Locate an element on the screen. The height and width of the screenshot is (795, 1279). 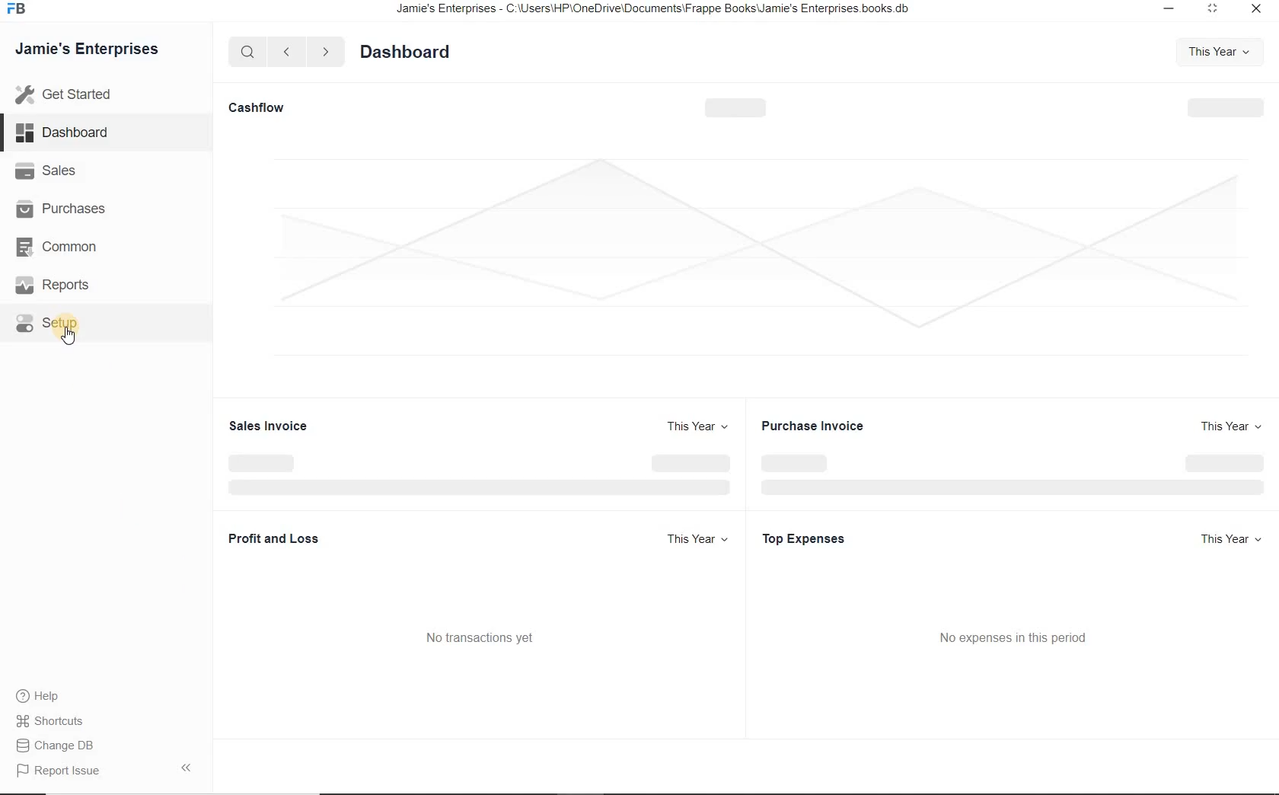
Reports is located at coordinates (68, 287).